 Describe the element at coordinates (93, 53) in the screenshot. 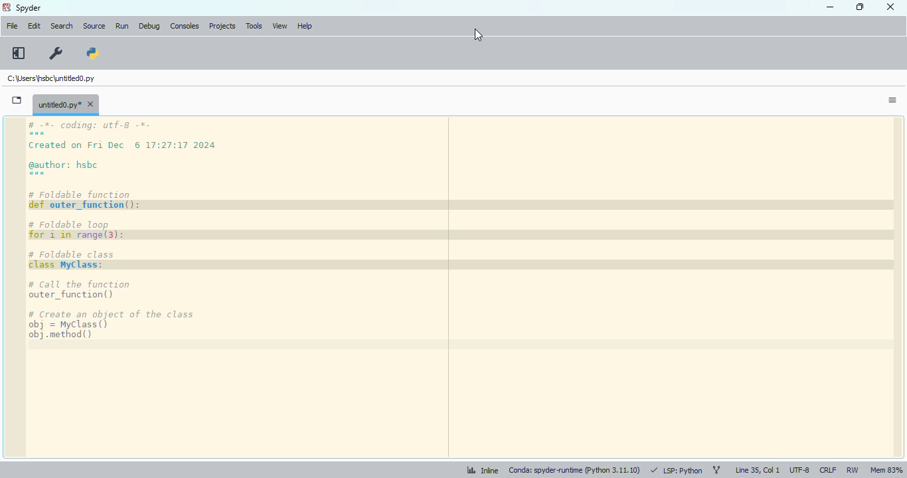

I see `PYTHONPATH manager` at that location.